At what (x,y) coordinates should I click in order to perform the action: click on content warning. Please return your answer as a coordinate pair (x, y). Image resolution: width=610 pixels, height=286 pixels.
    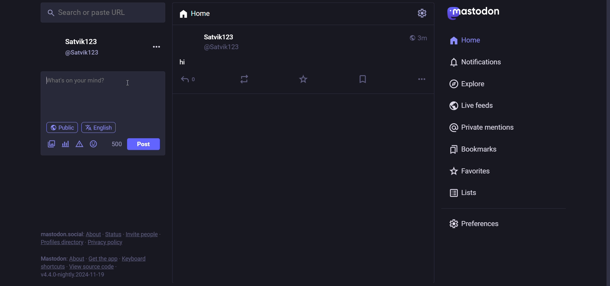
    Looking at the image, I should click on (78, 145).